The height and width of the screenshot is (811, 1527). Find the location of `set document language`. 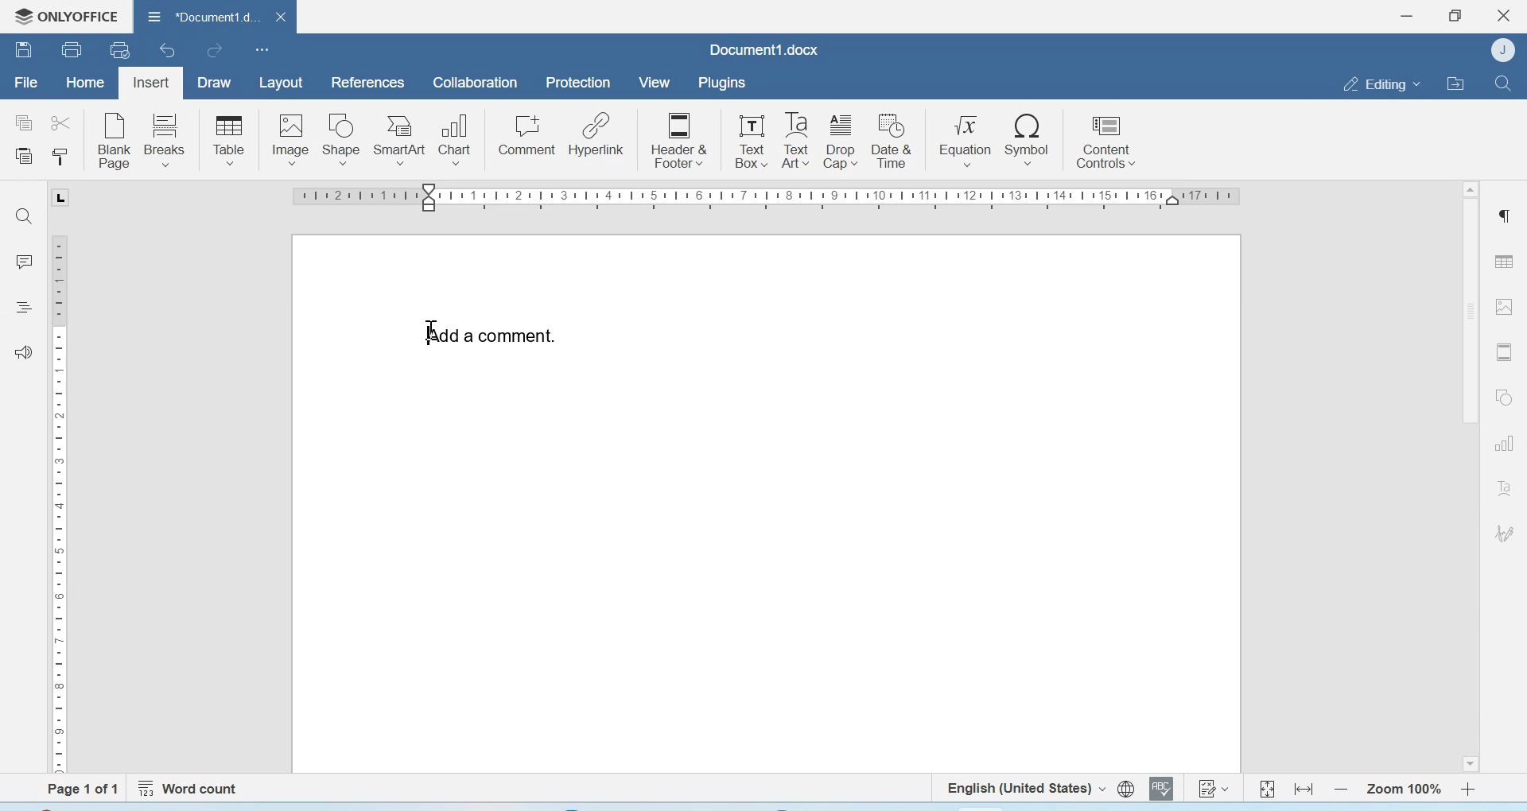

set document language is located at coordinates (1126, 789).